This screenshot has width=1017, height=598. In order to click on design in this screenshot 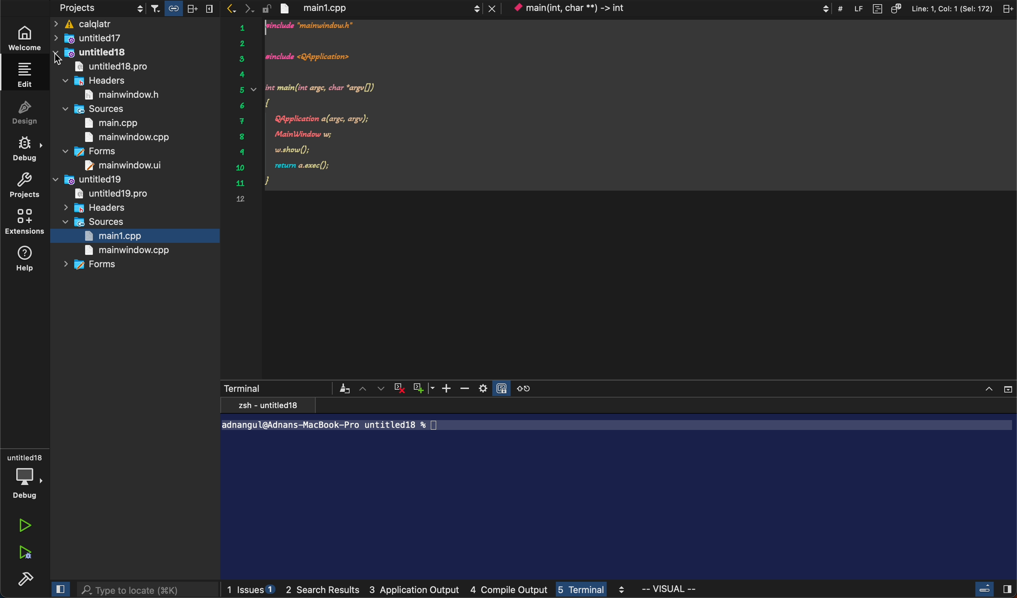, I will do `click(26, 115)`.